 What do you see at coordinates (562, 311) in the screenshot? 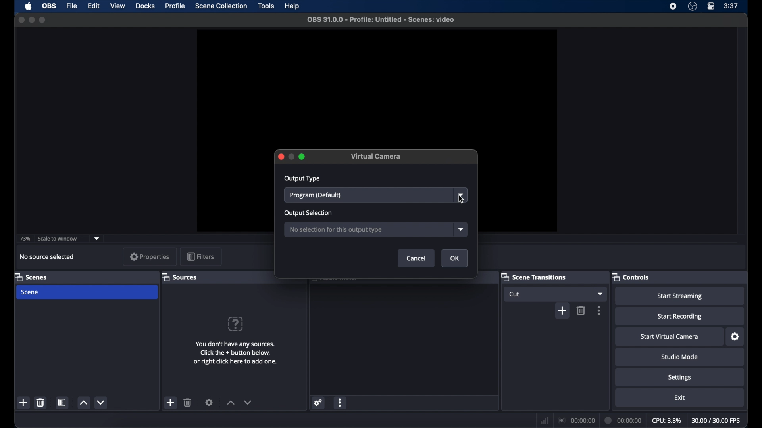
I see `add` at bounding box center [562, 311].